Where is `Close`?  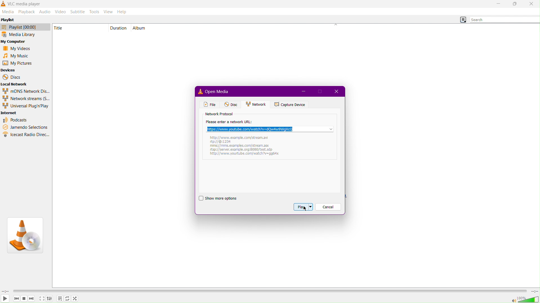 Close is located at coordinates (532, 4).